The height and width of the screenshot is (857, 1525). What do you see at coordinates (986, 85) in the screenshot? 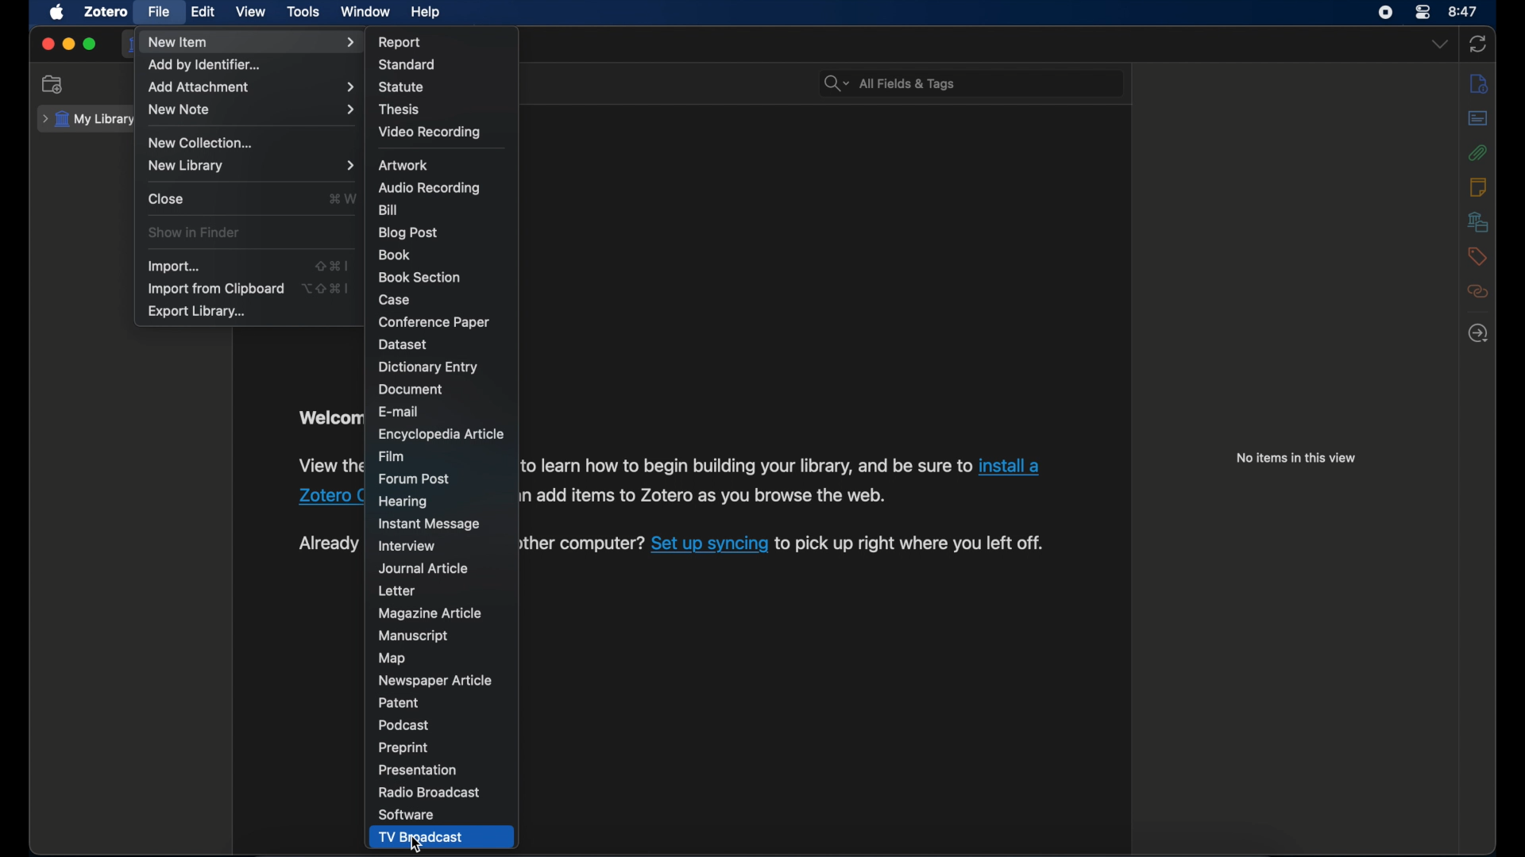
I see `search bar input` at bounding box center [986, 85].